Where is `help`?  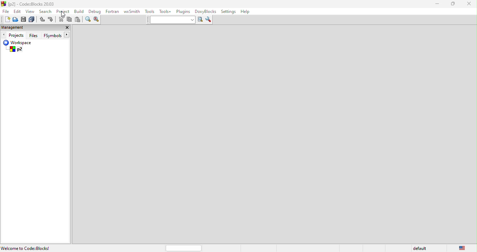
help is located at coordinates (245, 12).